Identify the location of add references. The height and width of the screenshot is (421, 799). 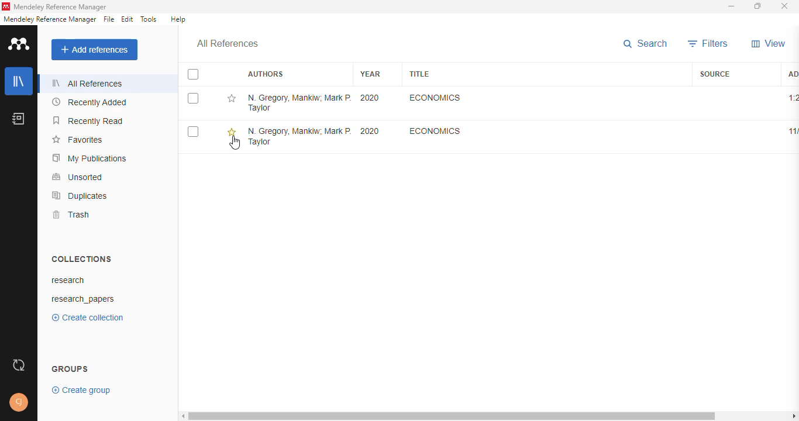
(95, 50).